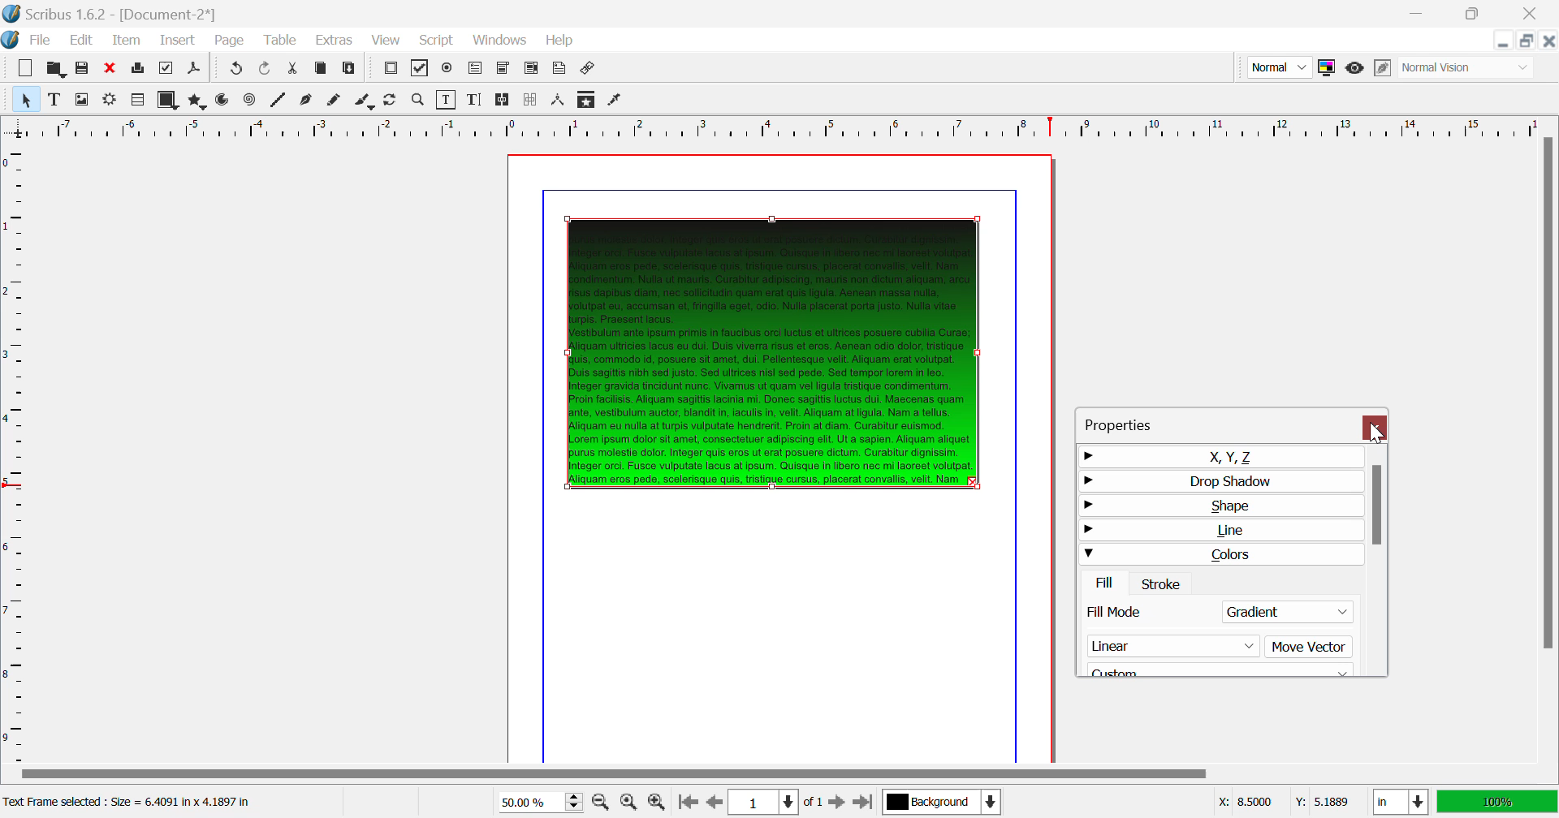 This screenshot has height=818, width=1559. What do you see at coordinates (1223, 570) in the screenshot?
I see `Colors Tab Open` at bounding box center [1223, 570].